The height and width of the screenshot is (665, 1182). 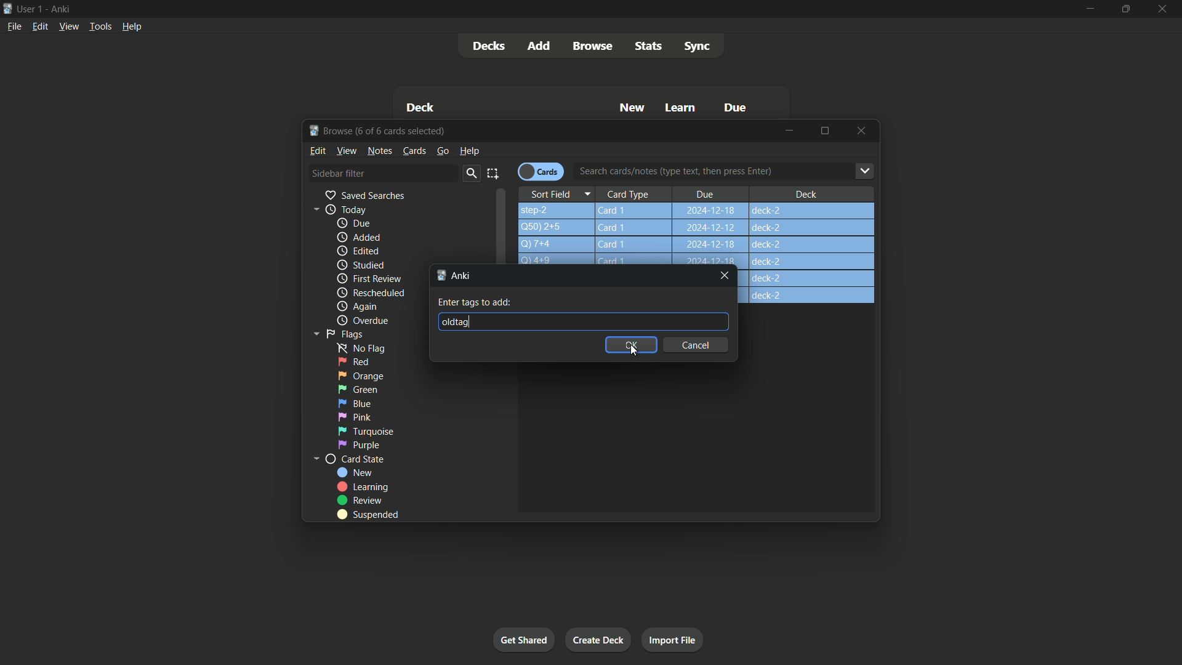 What do you see at coordinates (469, 150) in the screenshot?
I see `help` at bounding box center [469, 150].